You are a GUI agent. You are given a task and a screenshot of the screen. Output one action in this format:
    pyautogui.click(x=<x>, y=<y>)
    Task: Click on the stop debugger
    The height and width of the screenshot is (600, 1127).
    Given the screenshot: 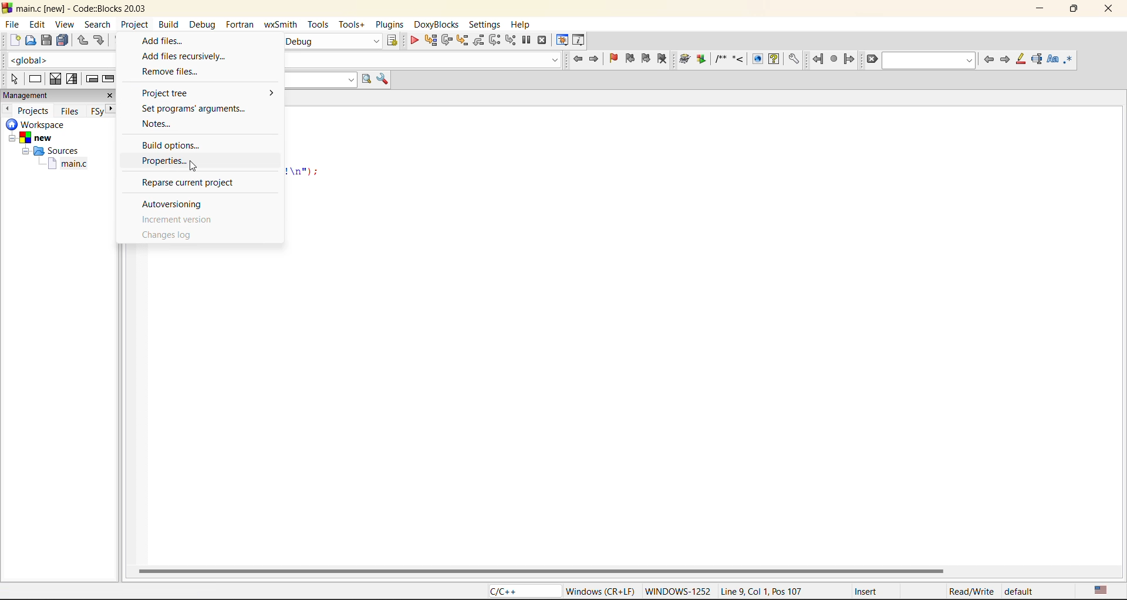 What is the action you would take?
    pyautogui.click(x=542, y=41)
    